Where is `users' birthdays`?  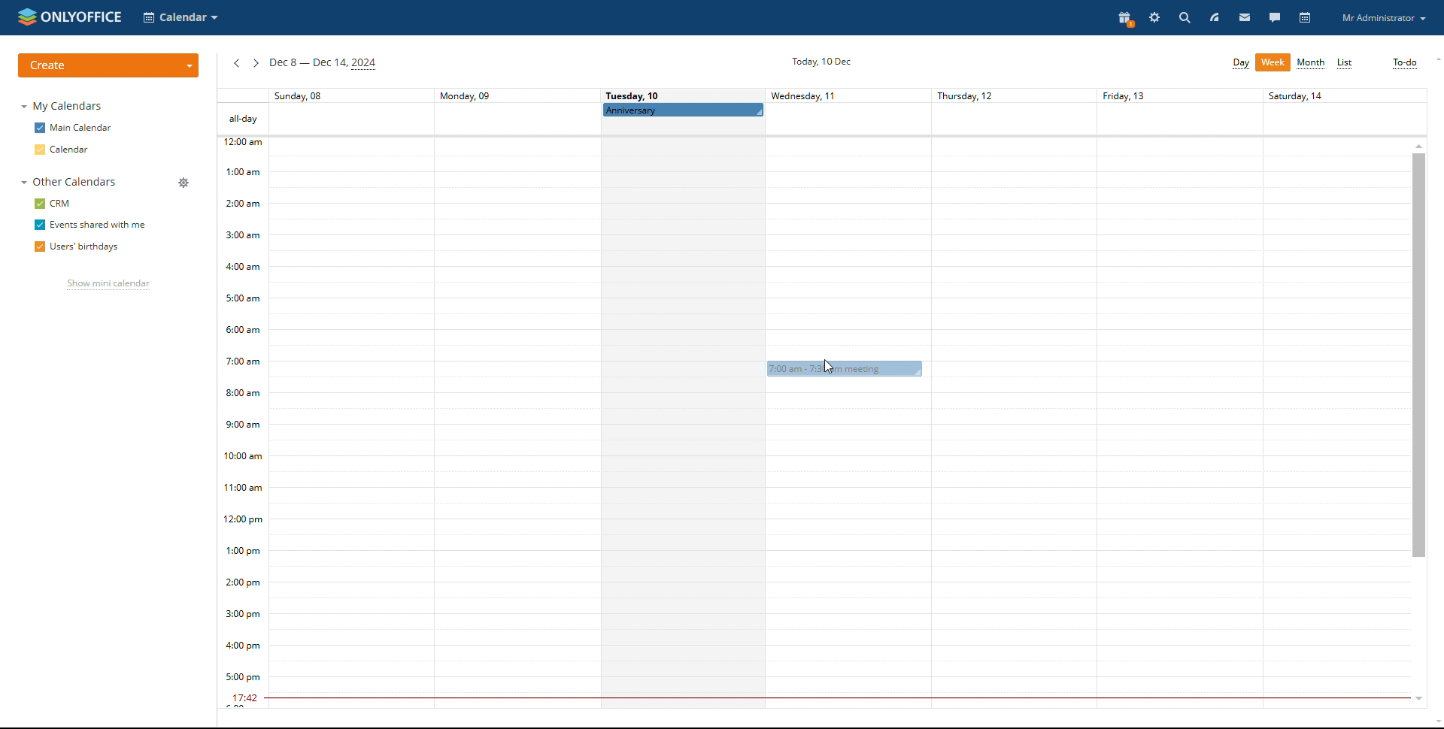 users' birthdays is located at coordinates (76, 247).